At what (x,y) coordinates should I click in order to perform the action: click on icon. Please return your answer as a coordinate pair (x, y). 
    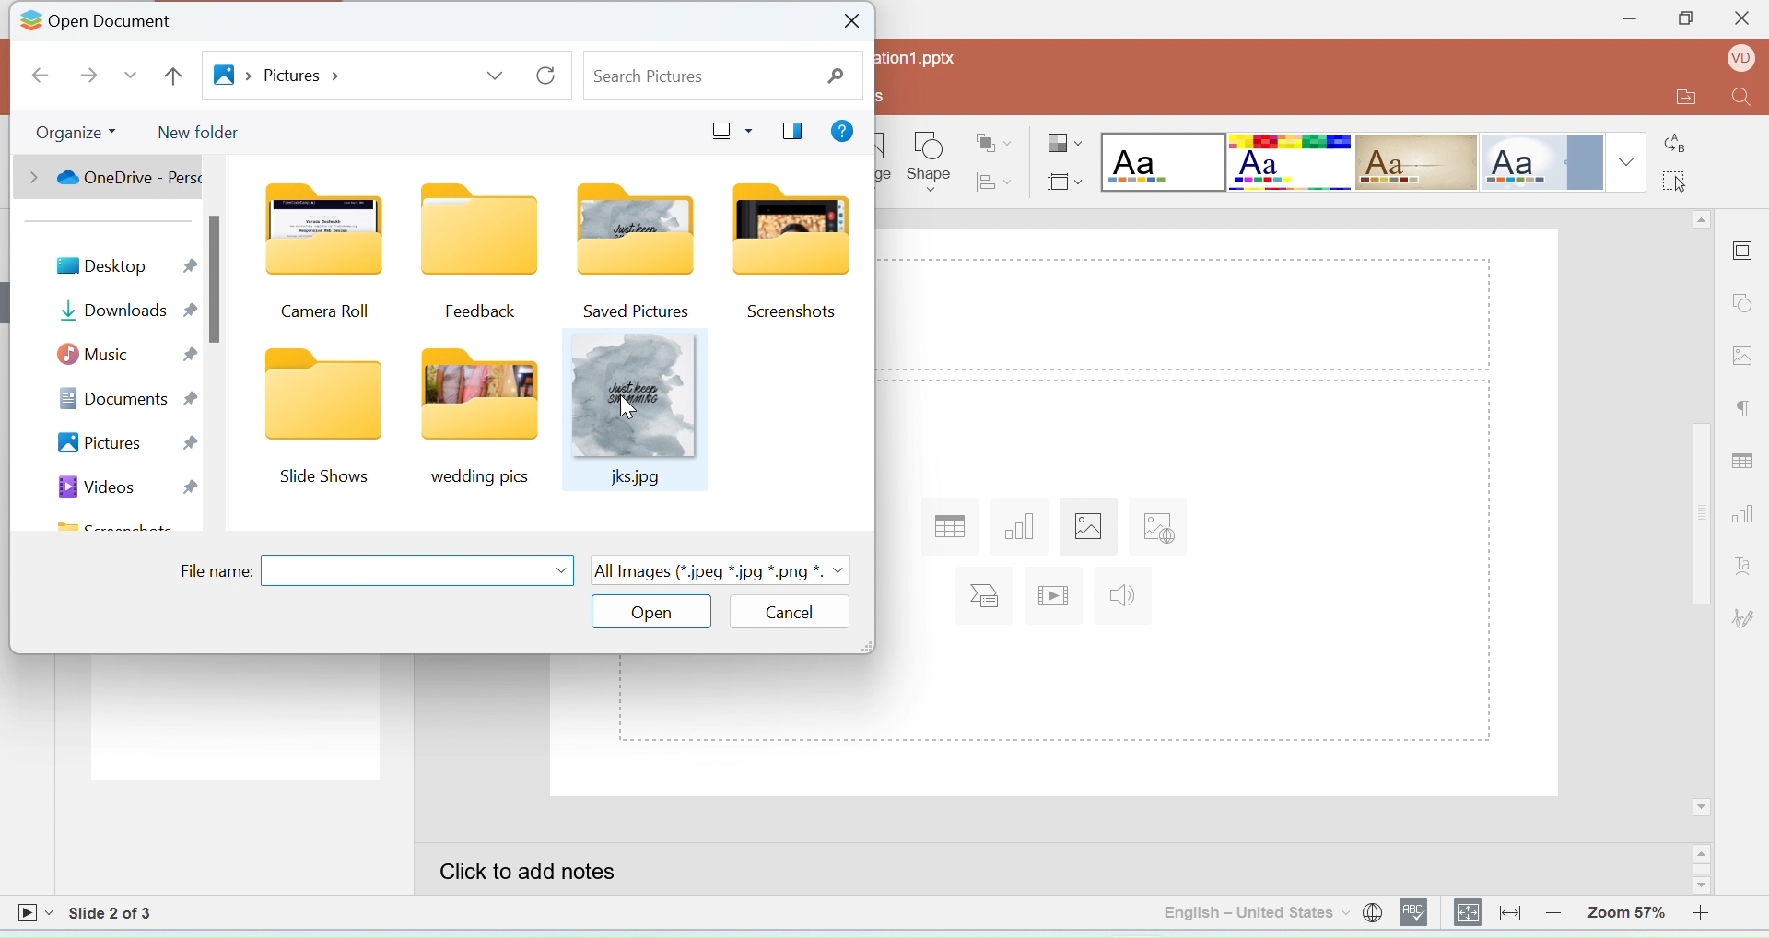
    Looking at the image, I should click on (29, 23).